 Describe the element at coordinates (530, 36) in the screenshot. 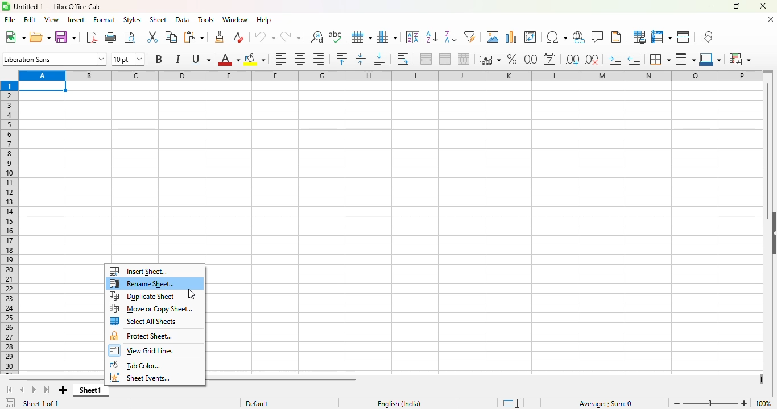

I see `insert or edit pivot table` at that location.